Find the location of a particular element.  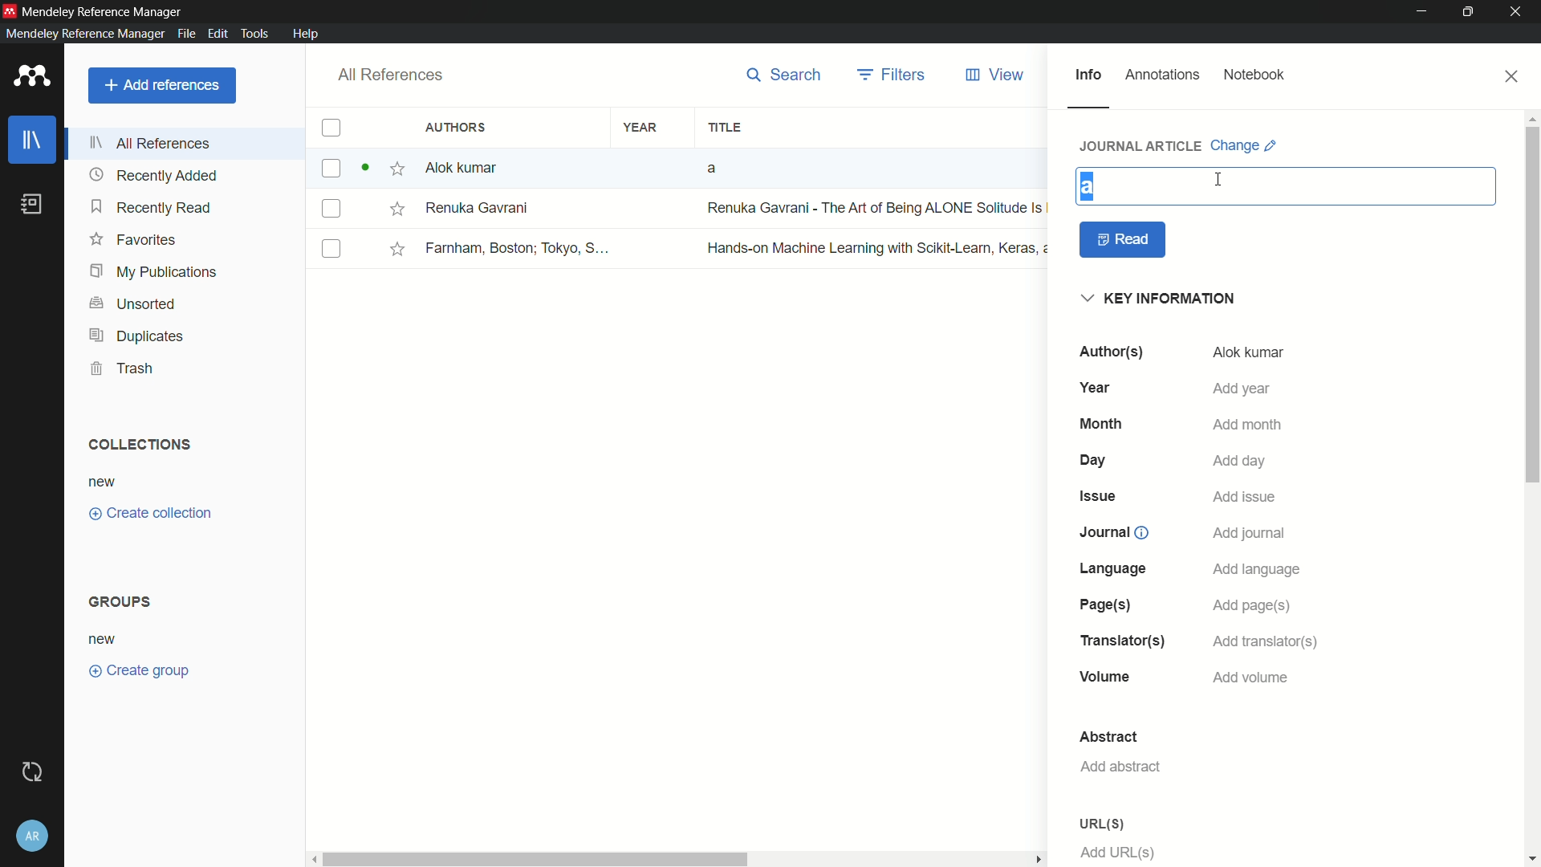

app icon is located at coordinates (10, 10).